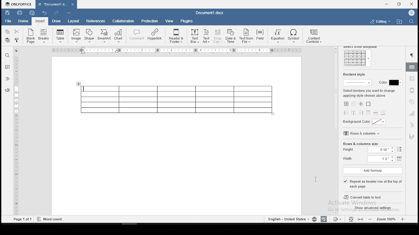 Image resolution: width=419 pixels, height=235 pixels. Describe the element at coordinates (362, 104) in the screenshot. I see `inner lines only` at that location.